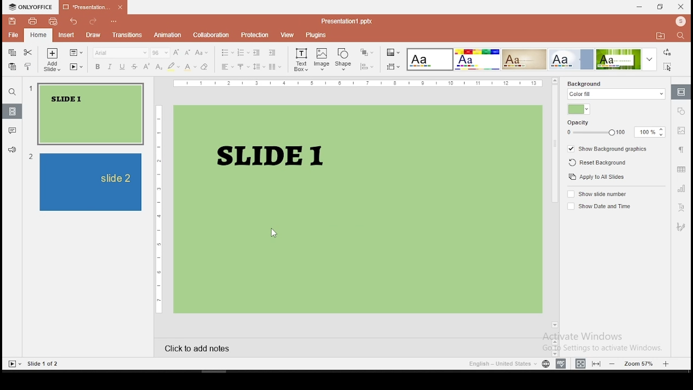  Describe the element at coordinates (86, 182) in the screenshot. I see `slide 2 preview` at that location.